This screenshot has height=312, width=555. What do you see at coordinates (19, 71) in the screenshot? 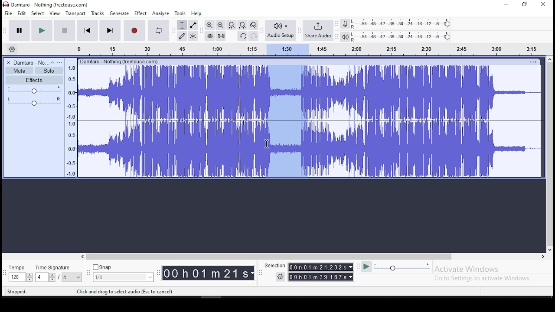
I see `mute` at bounding box center [19, 71].